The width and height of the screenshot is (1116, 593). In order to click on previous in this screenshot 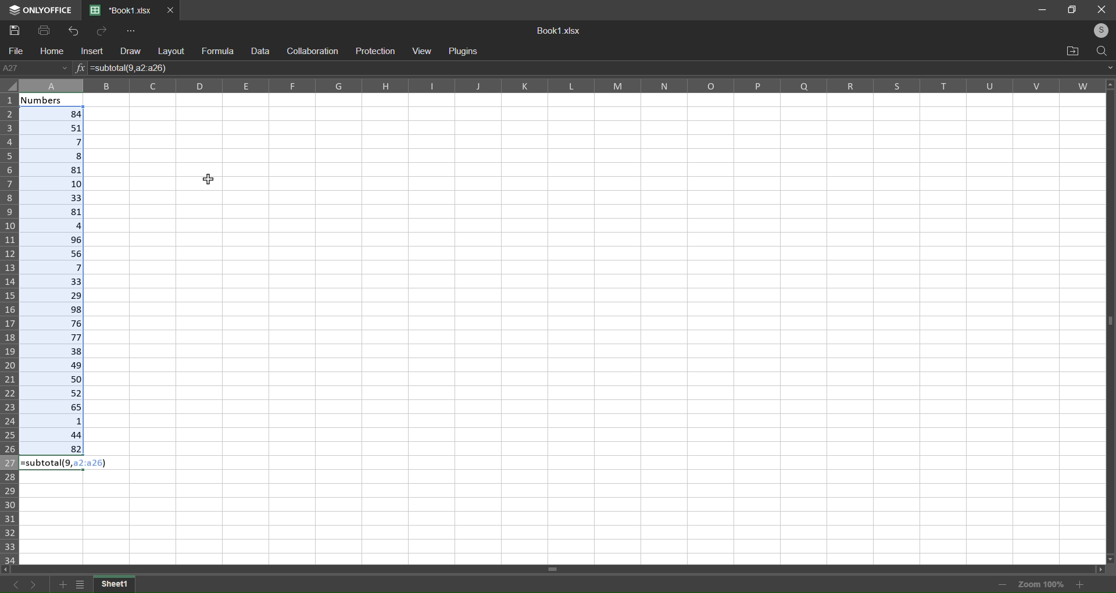, I will do `click(11, 583)`.